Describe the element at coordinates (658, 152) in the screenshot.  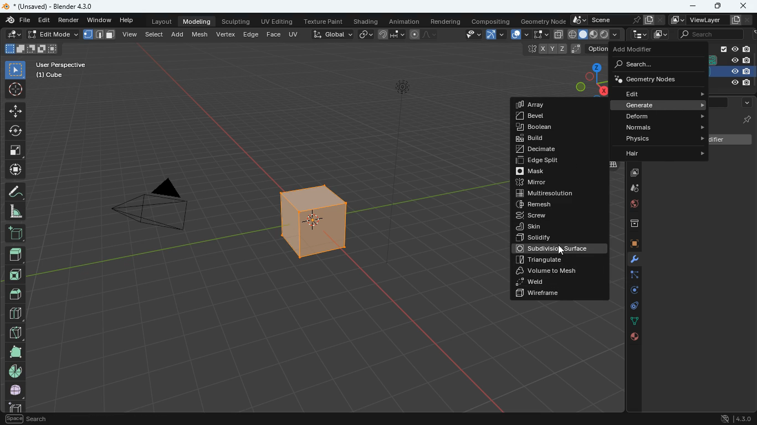
I see `hair` at that location.